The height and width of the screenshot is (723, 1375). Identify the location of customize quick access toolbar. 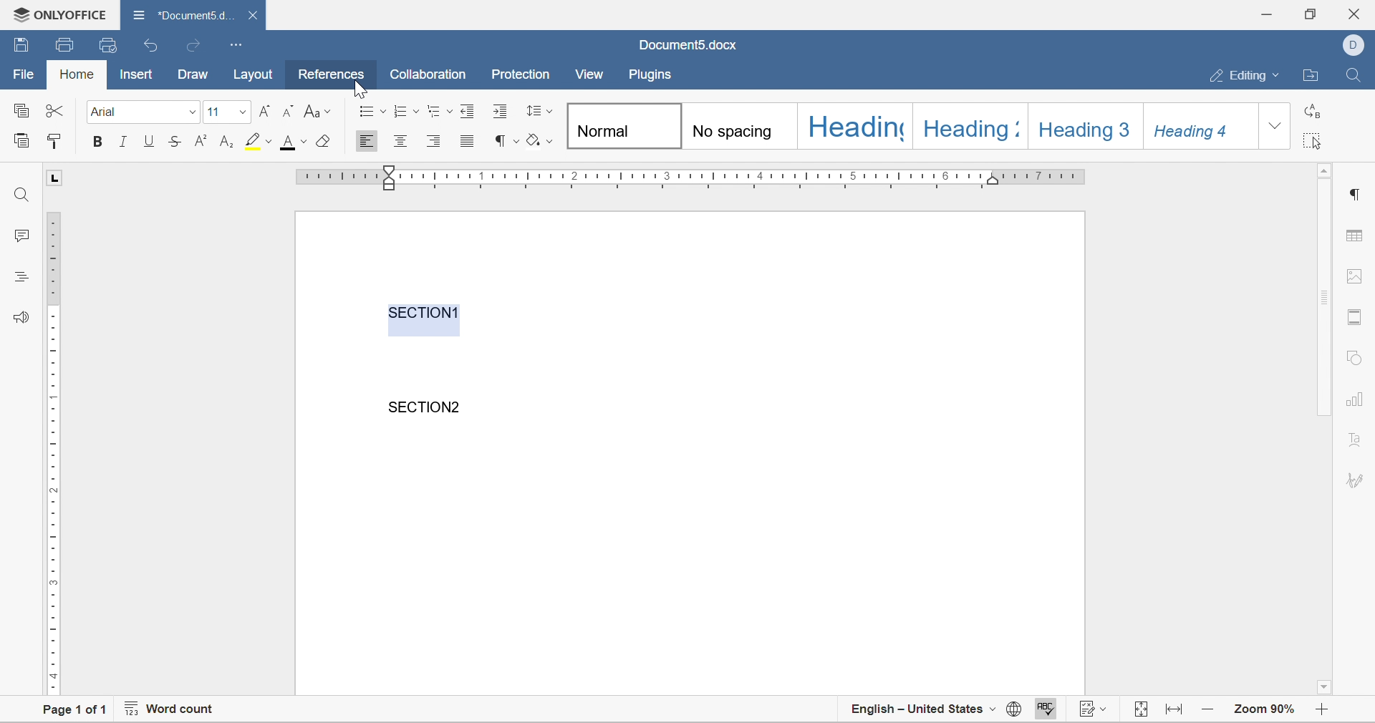
(237, 44).